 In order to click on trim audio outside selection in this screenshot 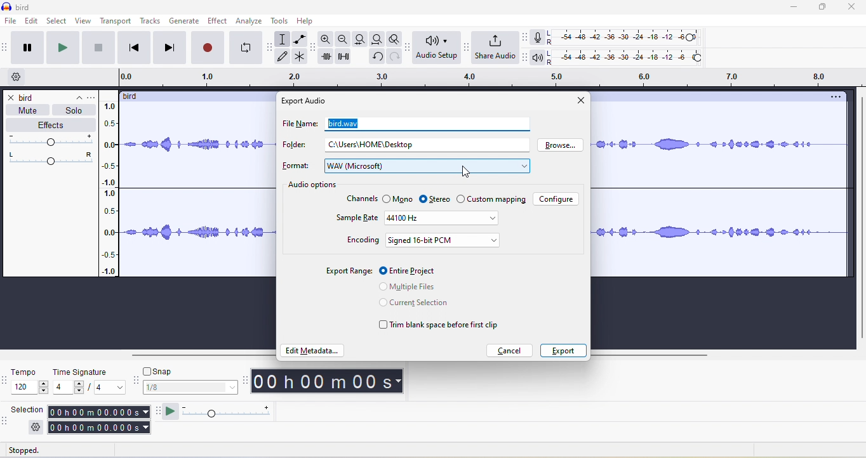, I will do `click(328, 58)`.